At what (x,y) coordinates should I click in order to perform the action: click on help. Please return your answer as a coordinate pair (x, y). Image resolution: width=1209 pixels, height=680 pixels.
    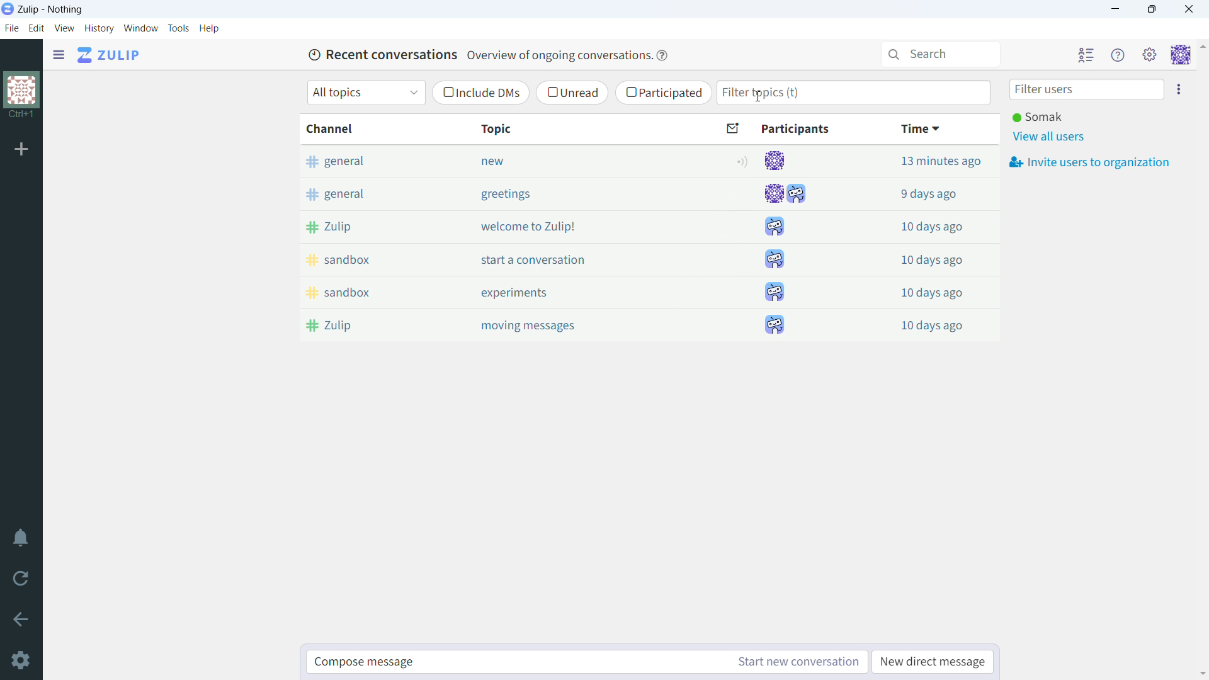
    Looking at the image, I should click on (662, 56).